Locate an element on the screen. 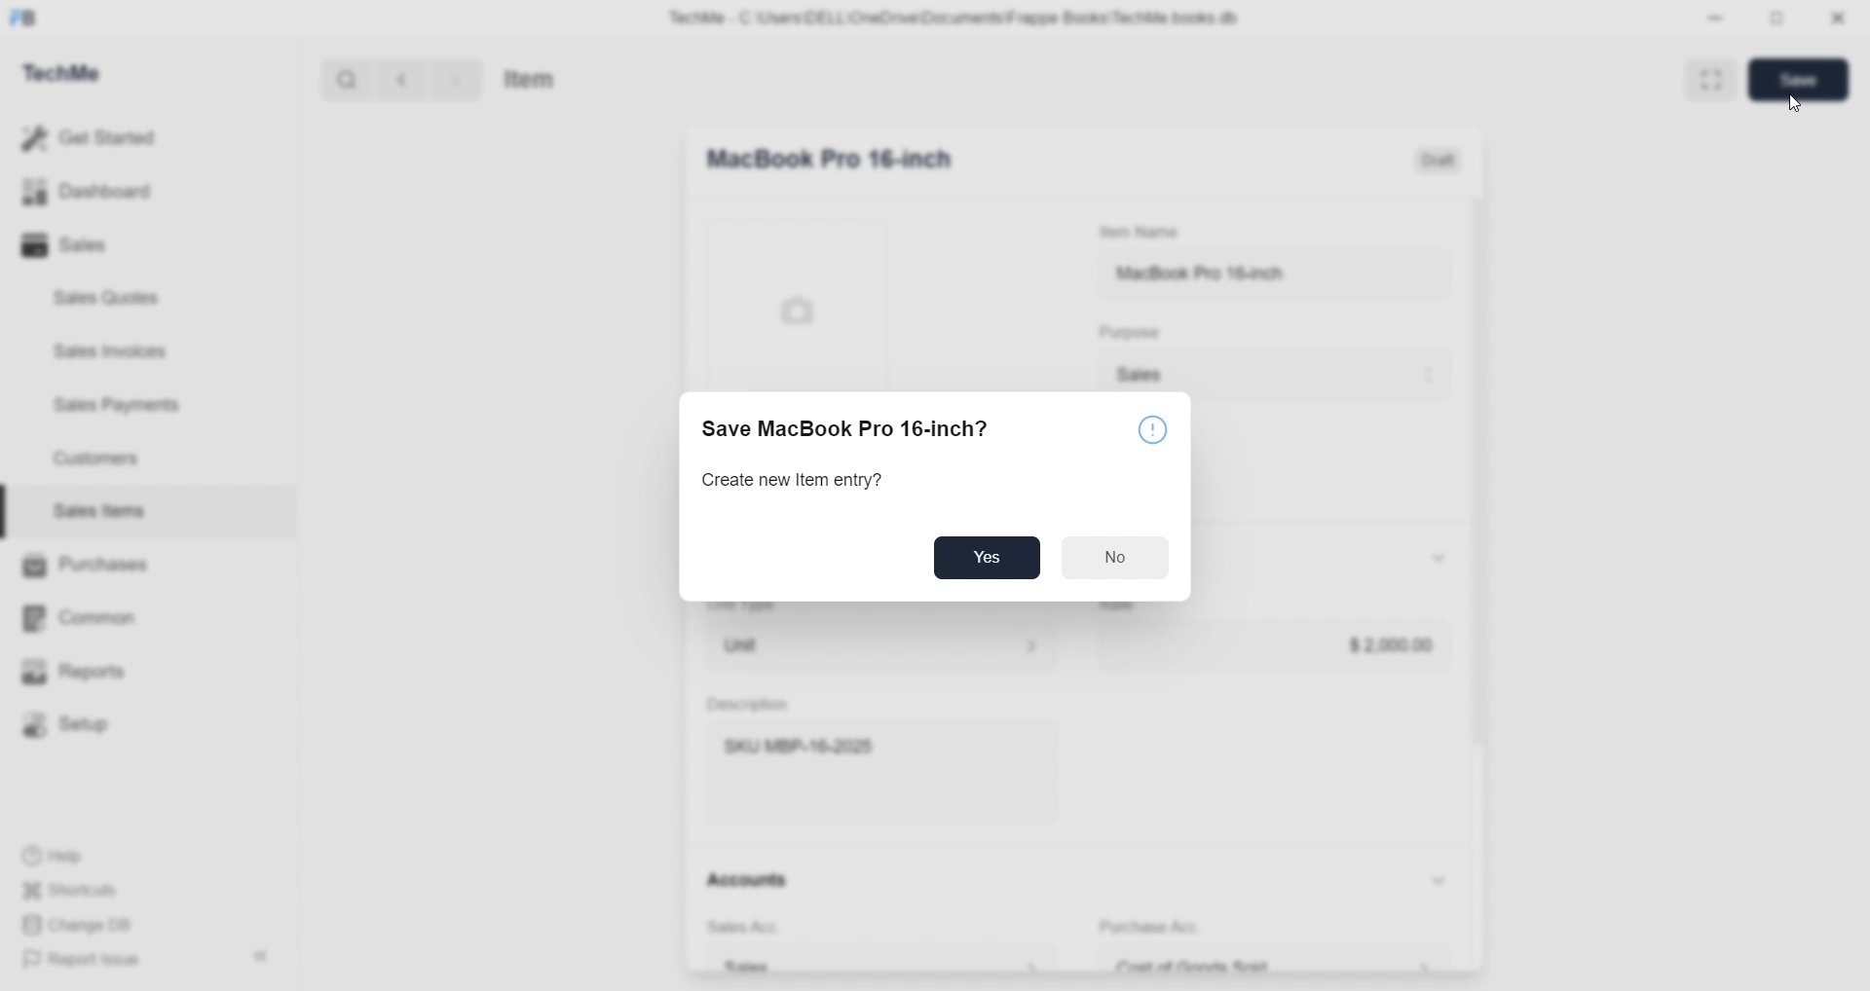 This screenshot has height=991, width=1870. Yes is located at coordinates (987, 558).